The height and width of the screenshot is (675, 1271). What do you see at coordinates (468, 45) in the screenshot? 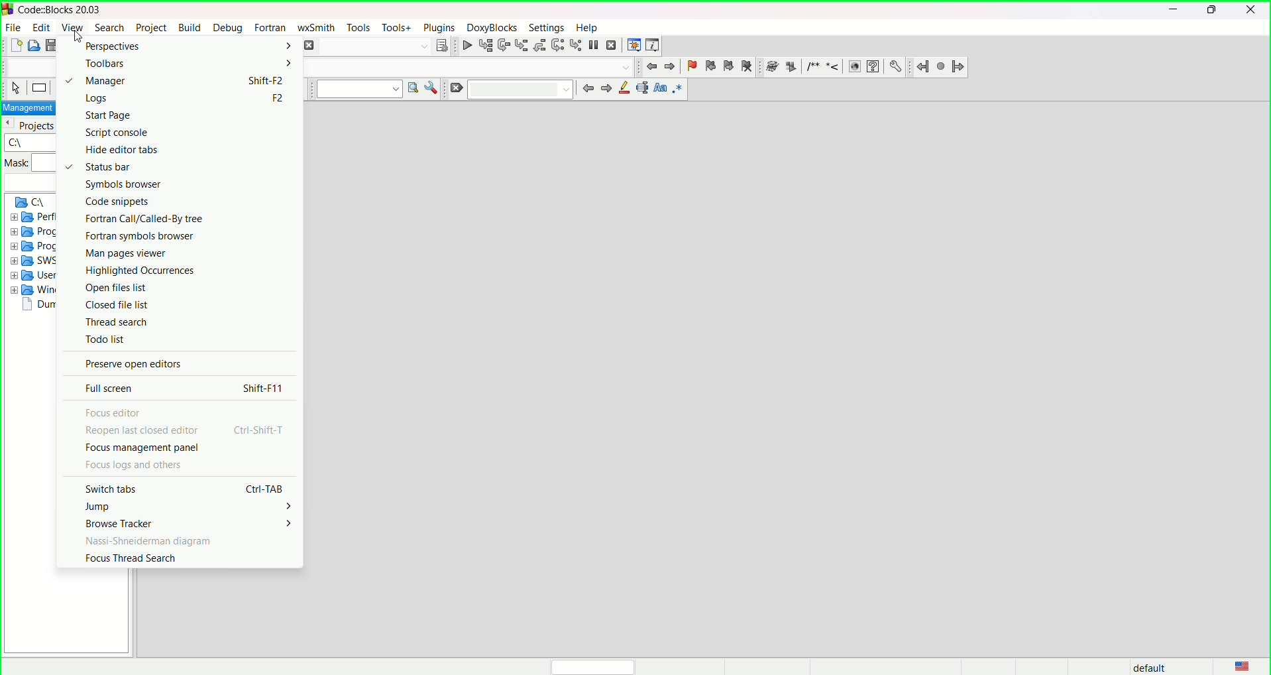
I see `debug` at bounding box center [468, 45].